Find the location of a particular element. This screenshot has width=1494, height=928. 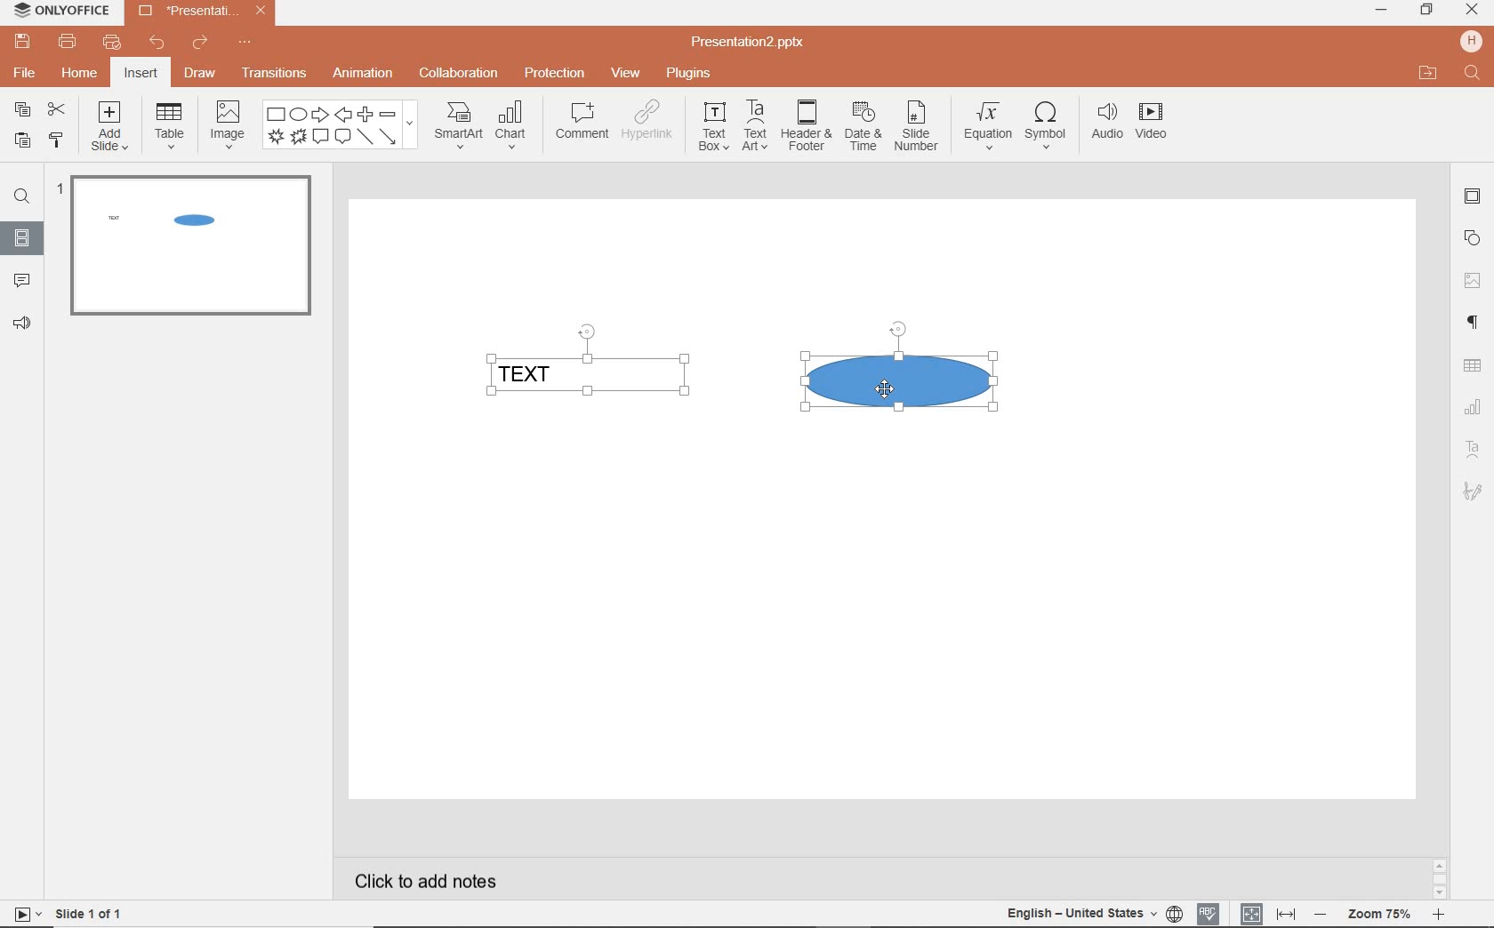

add slide is located at coordinates (110, 129).